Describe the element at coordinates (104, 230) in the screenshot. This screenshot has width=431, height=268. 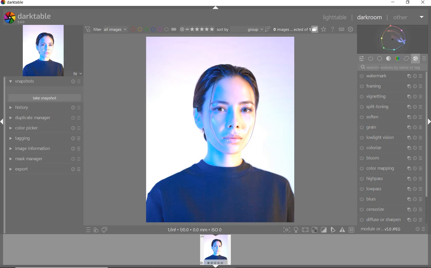
I see `DISPLAY A SECOND DARKROOM IMAGE WINDOW` at that location.